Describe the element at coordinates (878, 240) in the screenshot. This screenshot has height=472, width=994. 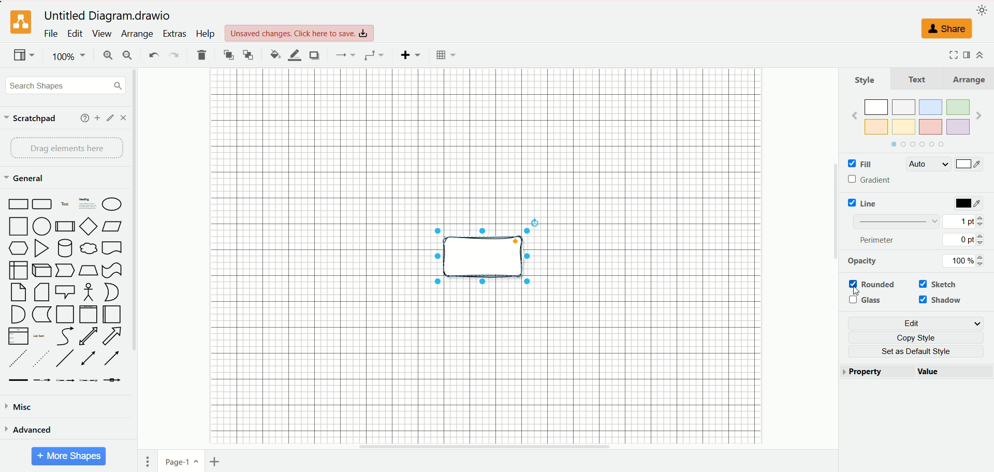
I see `perimeter` at that location.